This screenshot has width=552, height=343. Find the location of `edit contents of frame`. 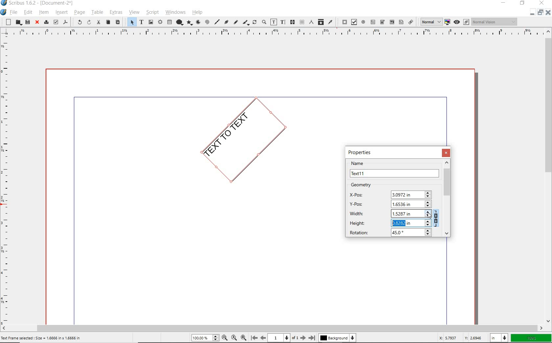

edit contents of frame is located at coordinates (274, 22).